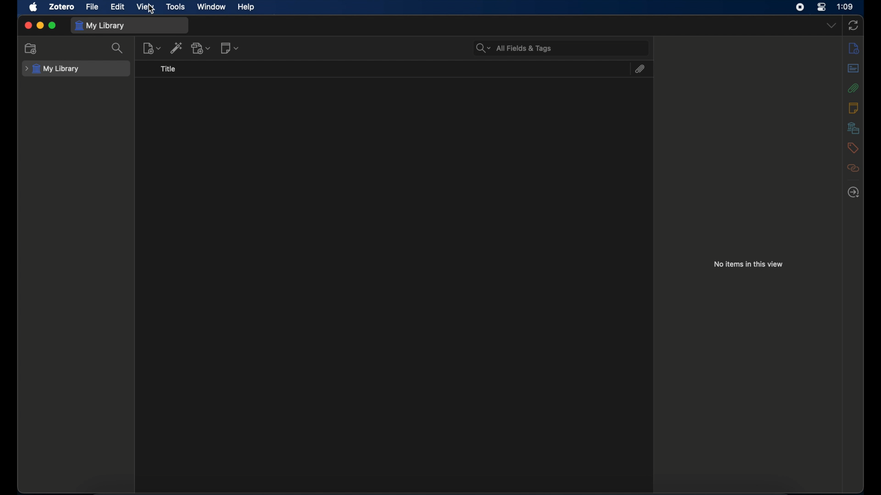  I want to click on zotero, so click(61, 7).